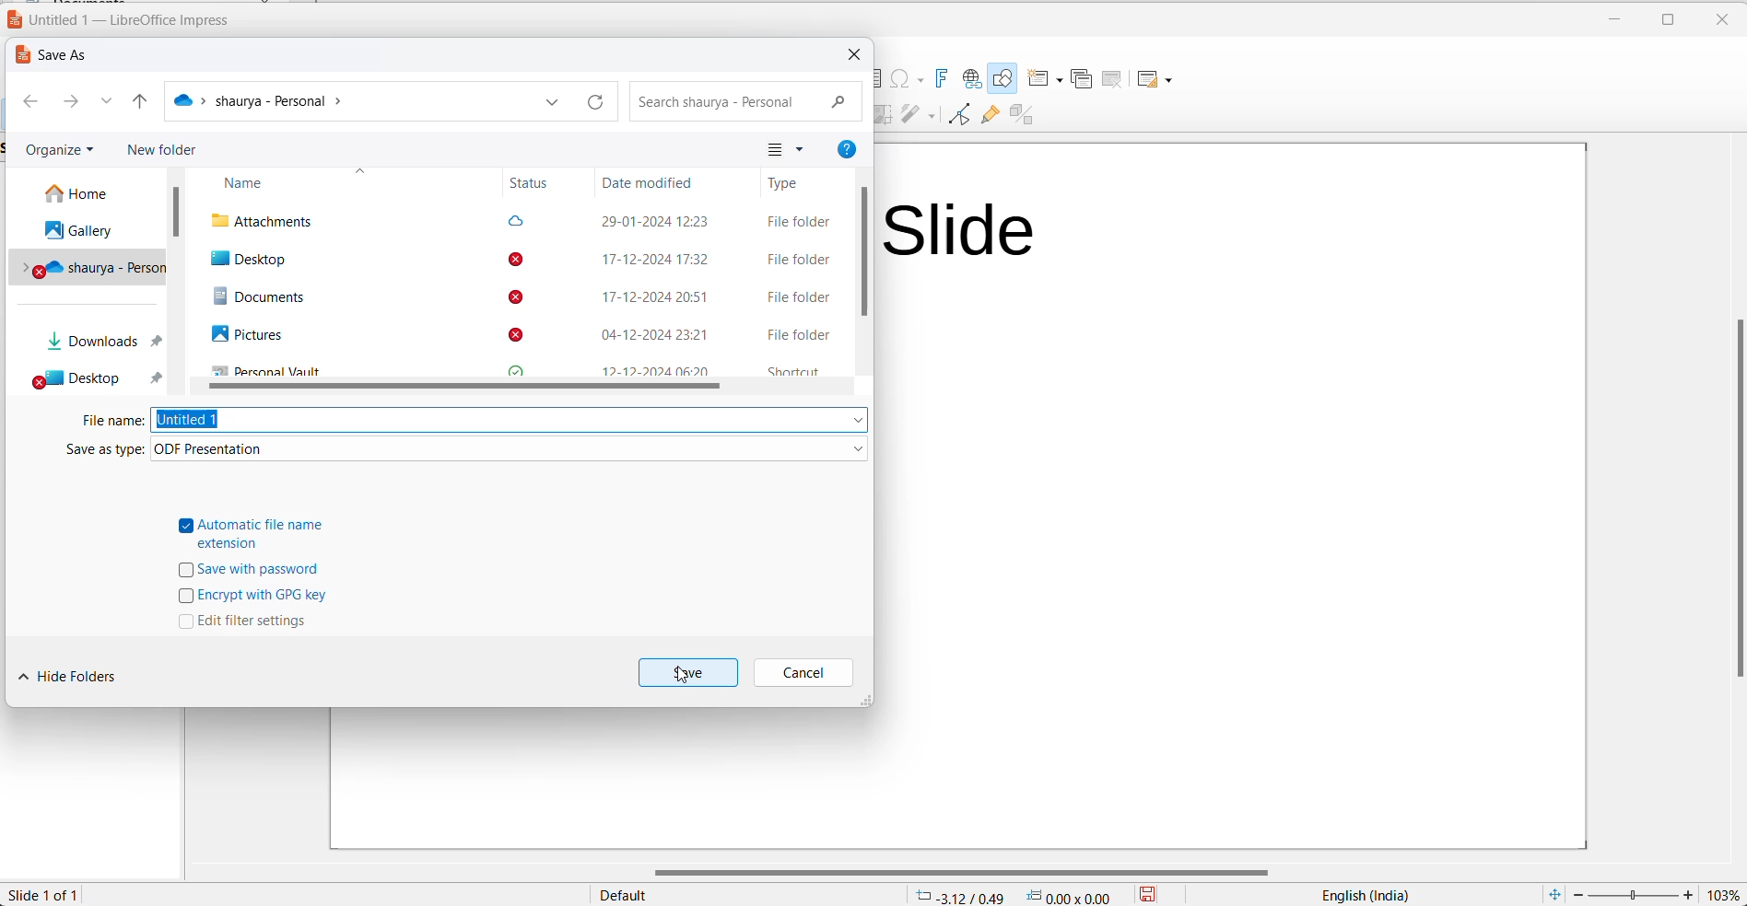 Image resolution: width=1747 pixels, height=906 pixels. Describe the element at coordinates (516, 221) in the screenshot. I see `FILE STATUS: back up completed` at that location.